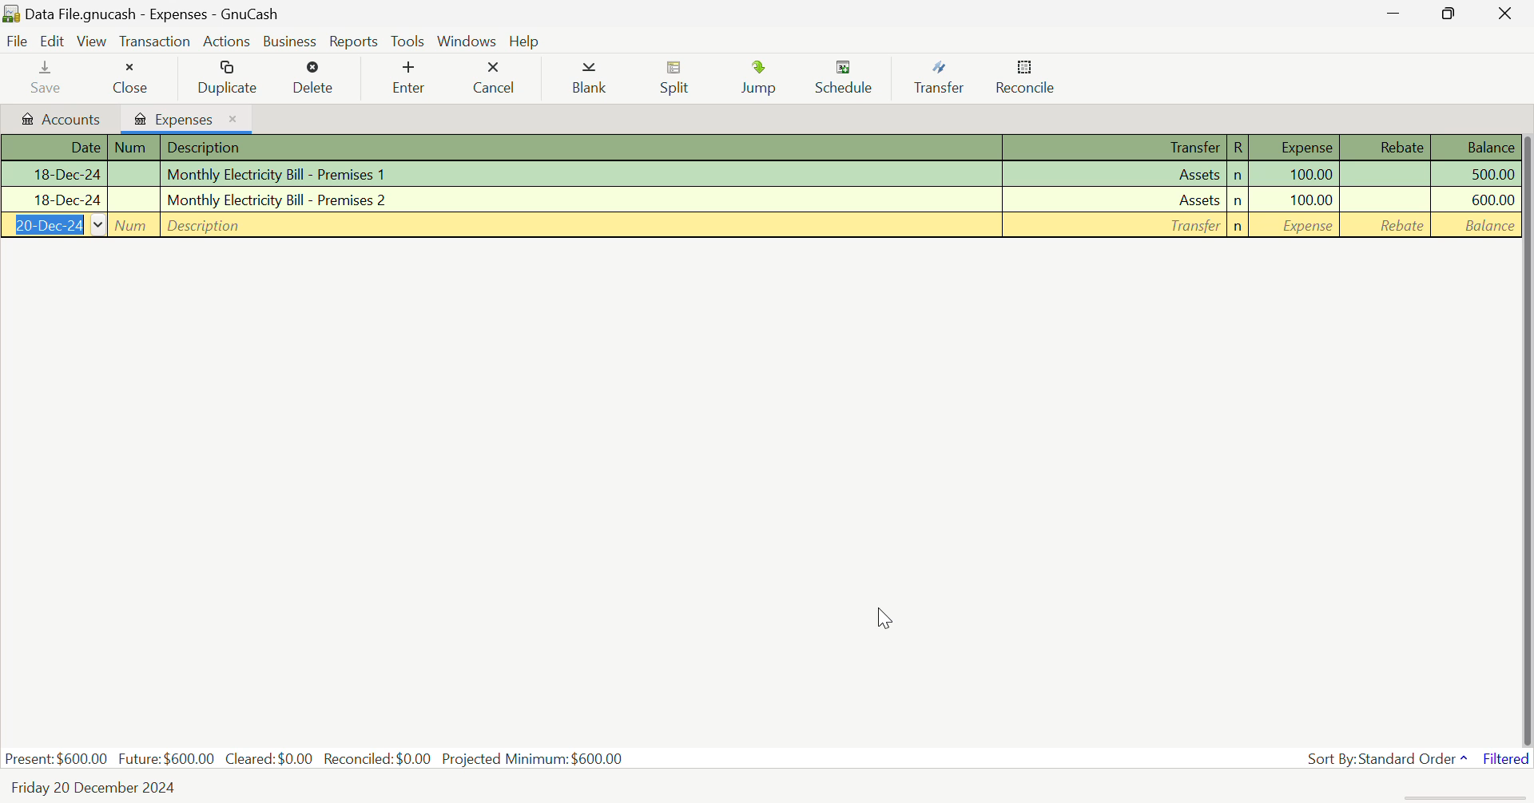  I want to click on Rebate, so click(1385, 199).